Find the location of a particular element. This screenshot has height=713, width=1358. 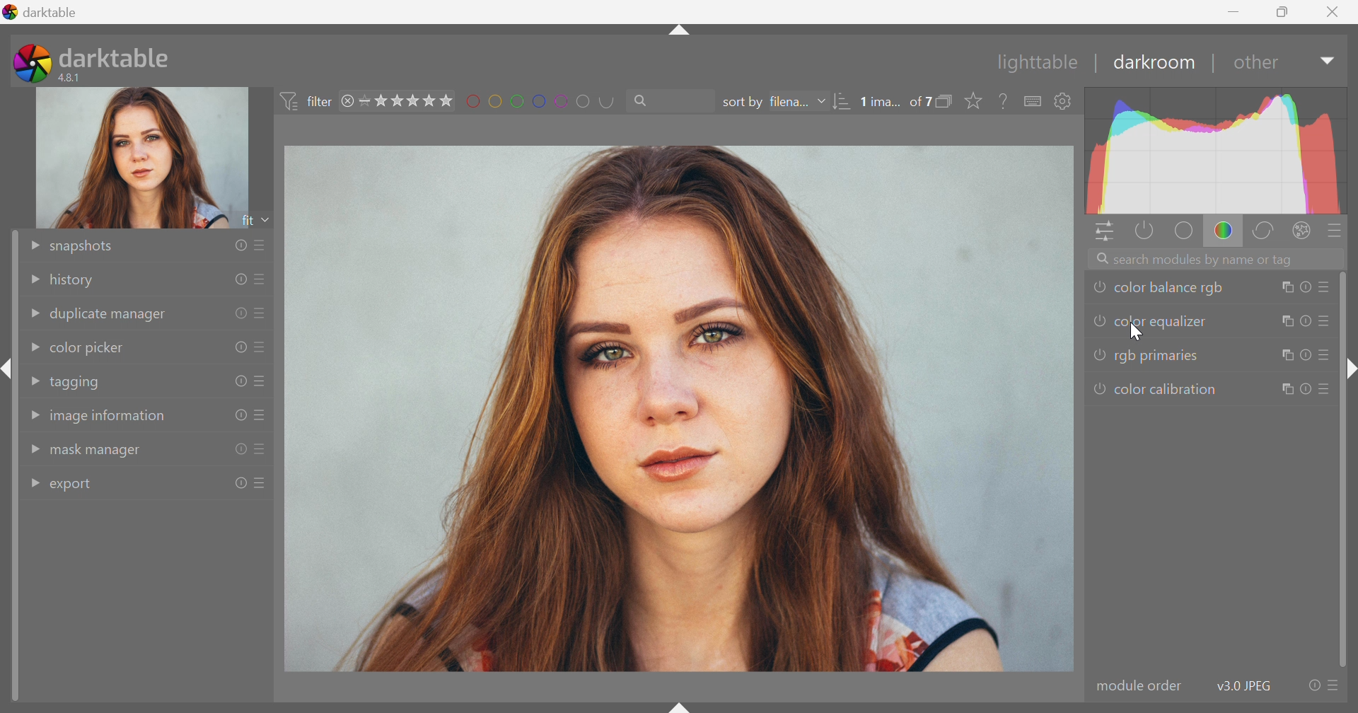

multiple instance actions is located at coordinates (1284, 286).